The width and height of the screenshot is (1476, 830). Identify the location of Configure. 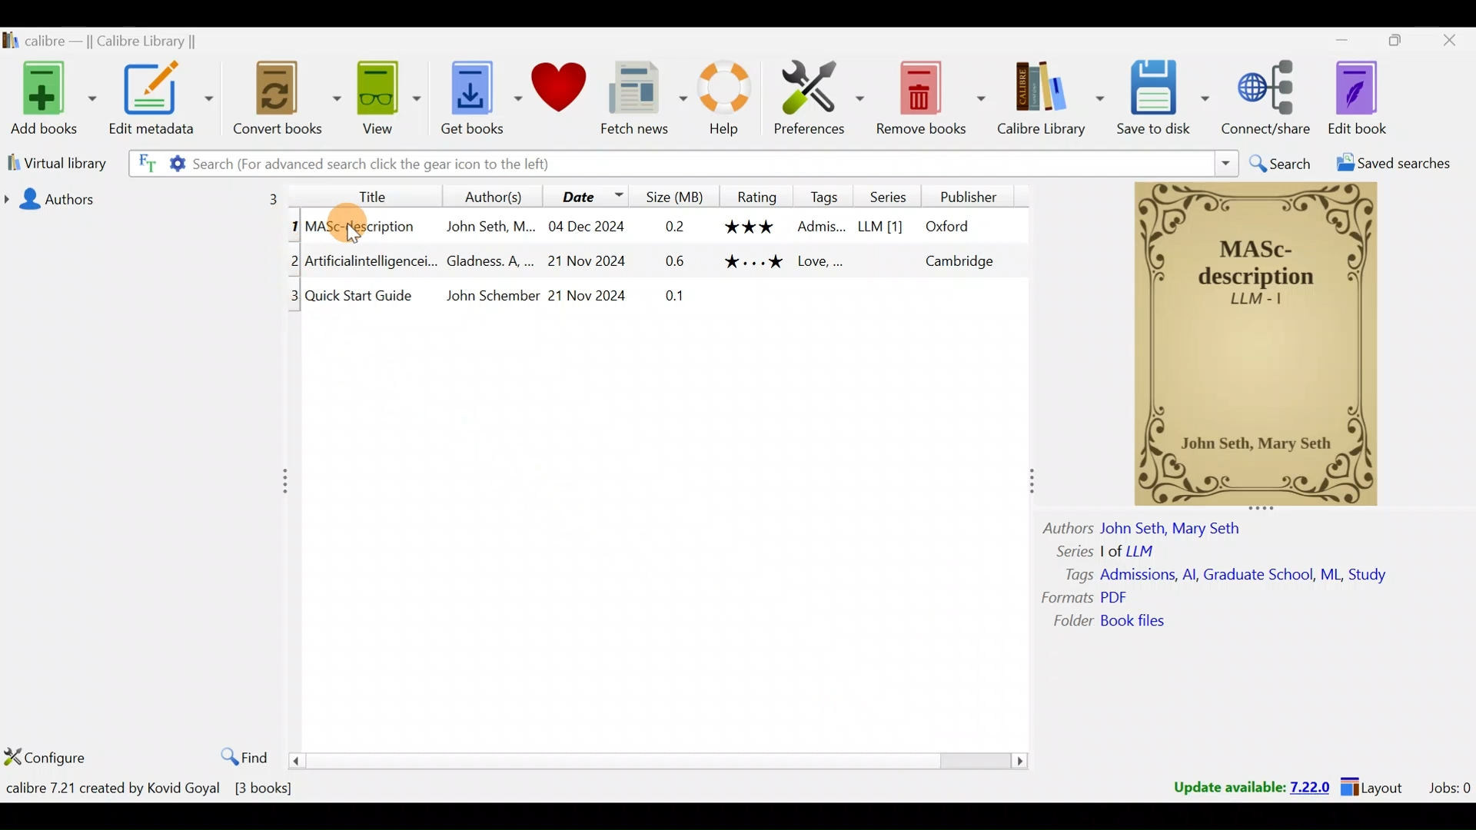
(55, 755).